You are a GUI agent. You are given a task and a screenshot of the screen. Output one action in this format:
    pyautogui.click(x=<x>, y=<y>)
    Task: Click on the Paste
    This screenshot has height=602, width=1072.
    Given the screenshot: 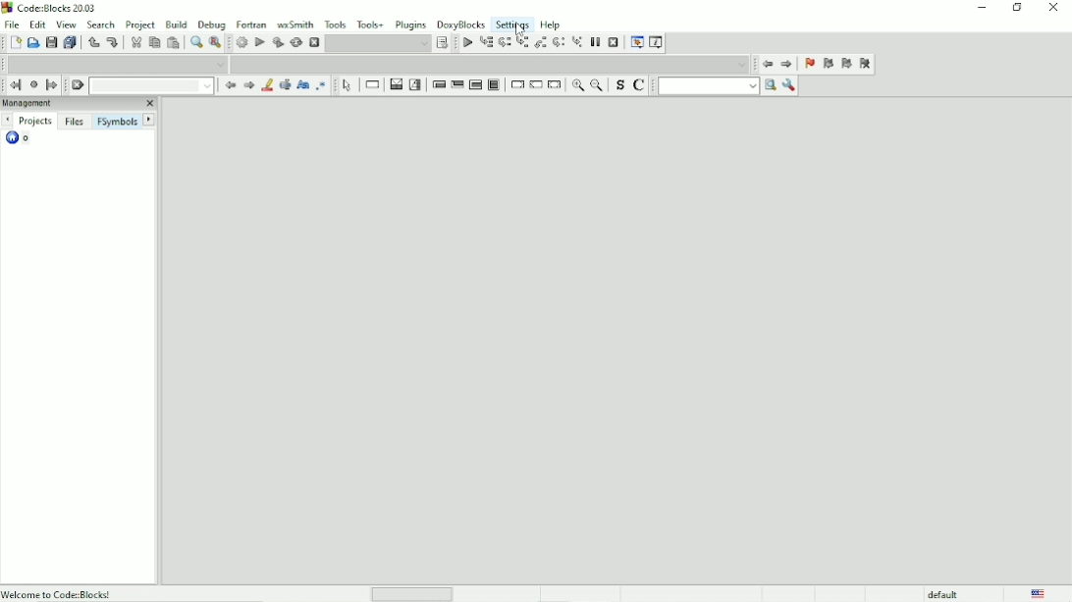 What is the action you would take?
    pyautogui.click(x=172, y=43)
    